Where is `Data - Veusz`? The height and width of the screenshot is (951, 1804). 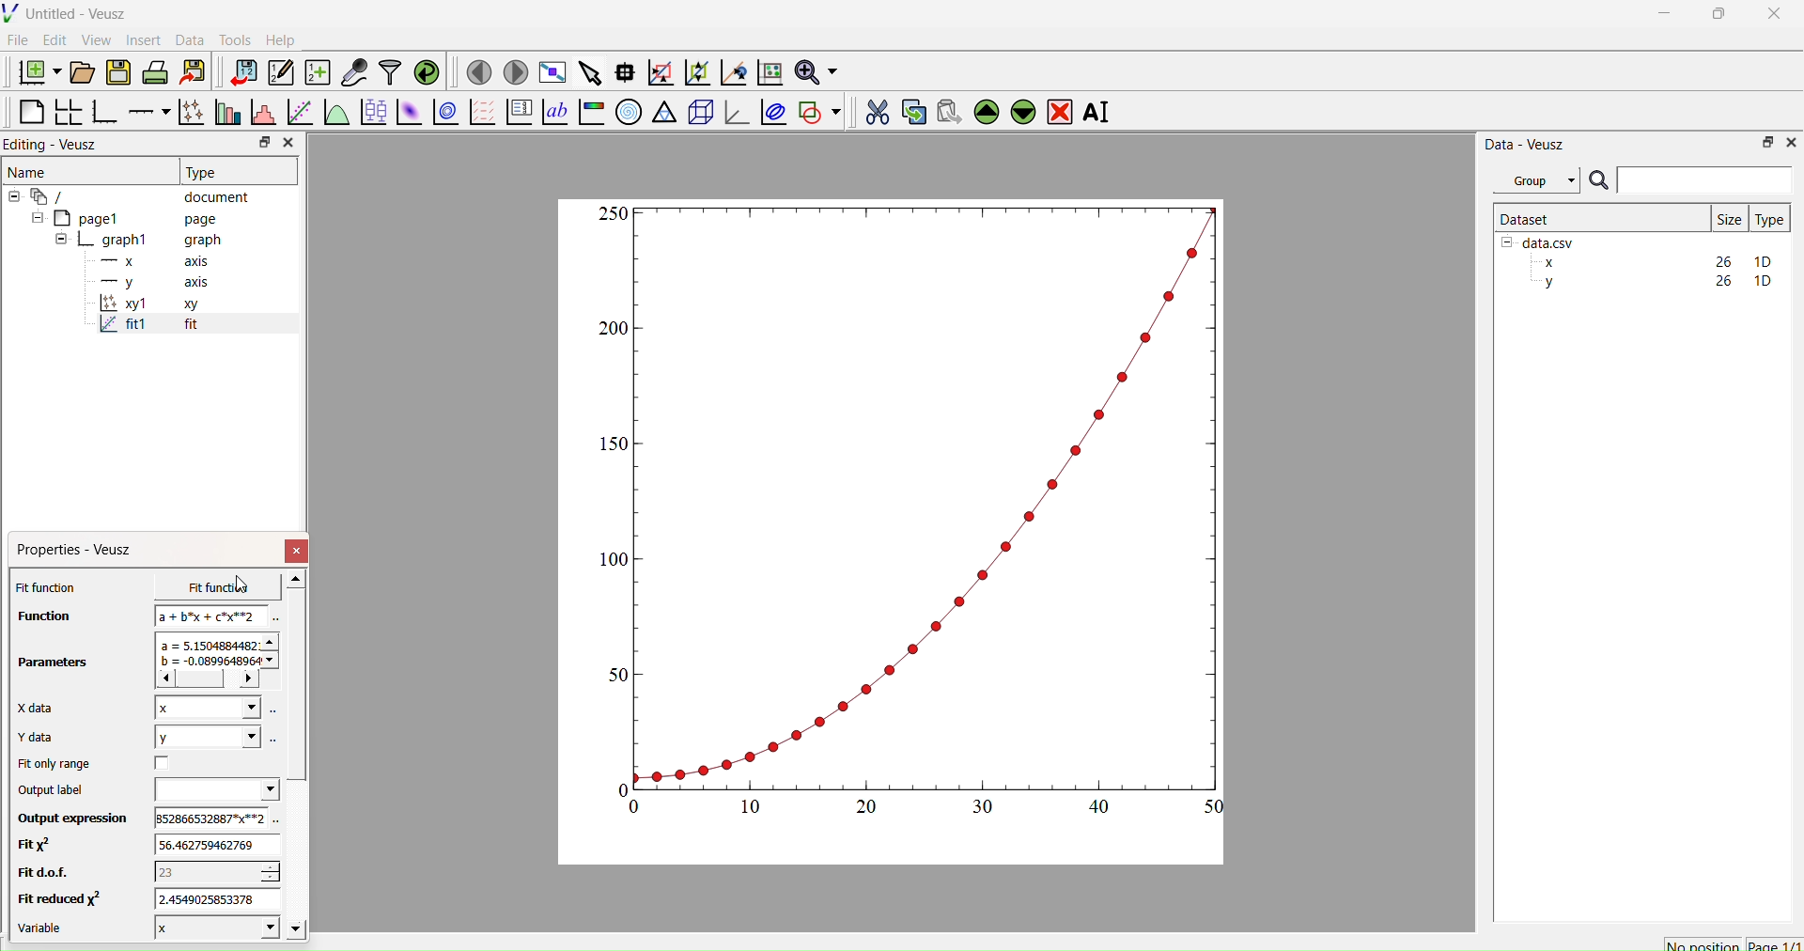
Data - Veusz is located at coordinates (1525, 144).